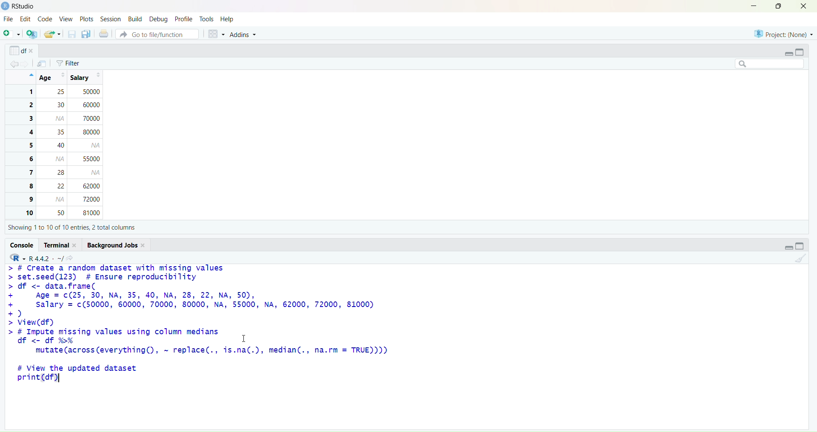  What do you see at coordinates (118, 244) in the screenshot?
I see `background jobs` at bounding box center [118, 244].